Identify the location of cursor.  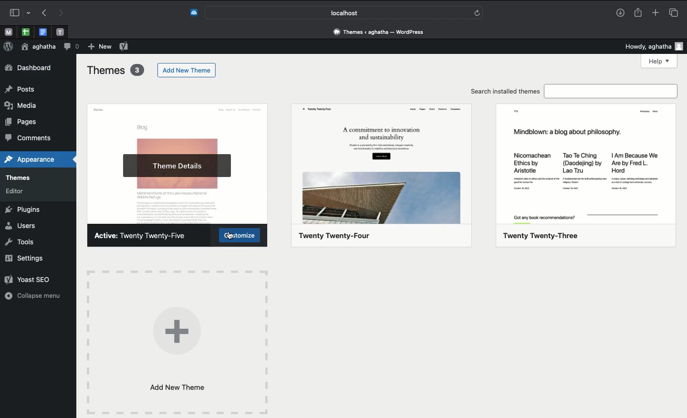
(230, 232).